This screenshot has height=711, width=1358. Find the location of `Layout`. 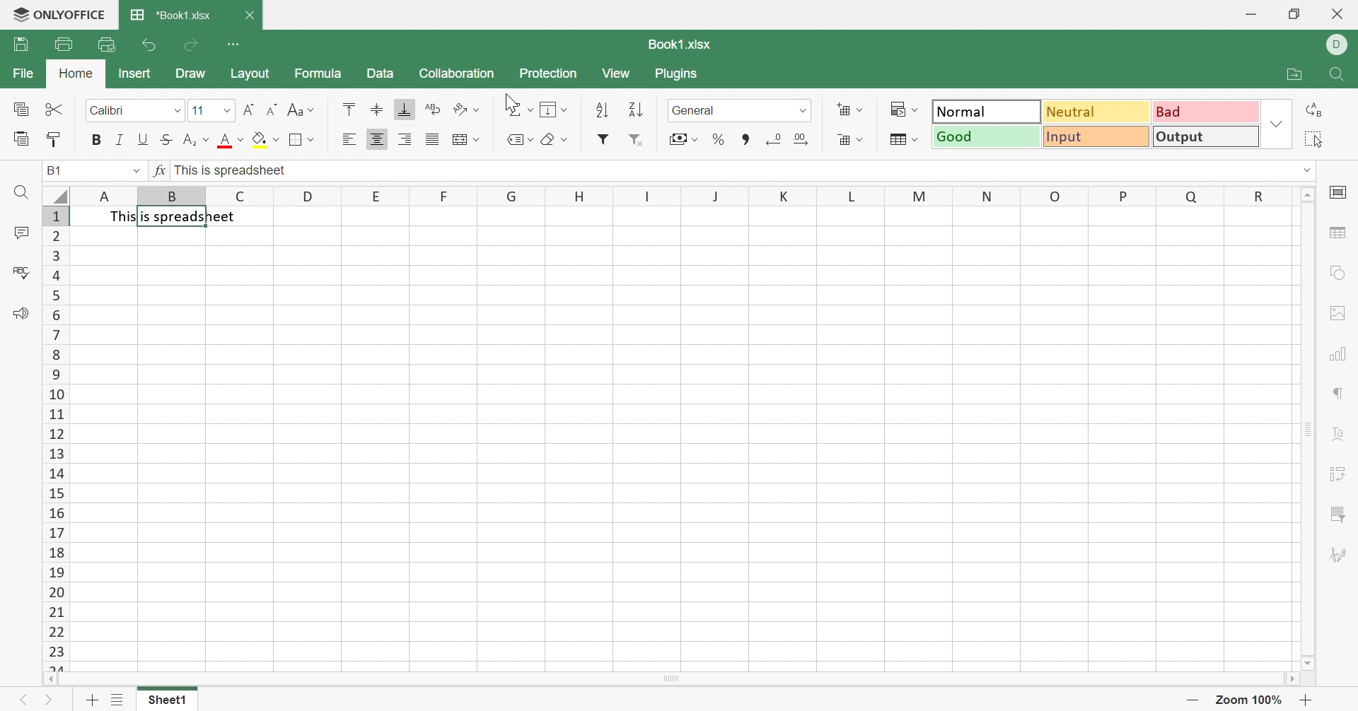

Layout is located at coordinates (253, 73).